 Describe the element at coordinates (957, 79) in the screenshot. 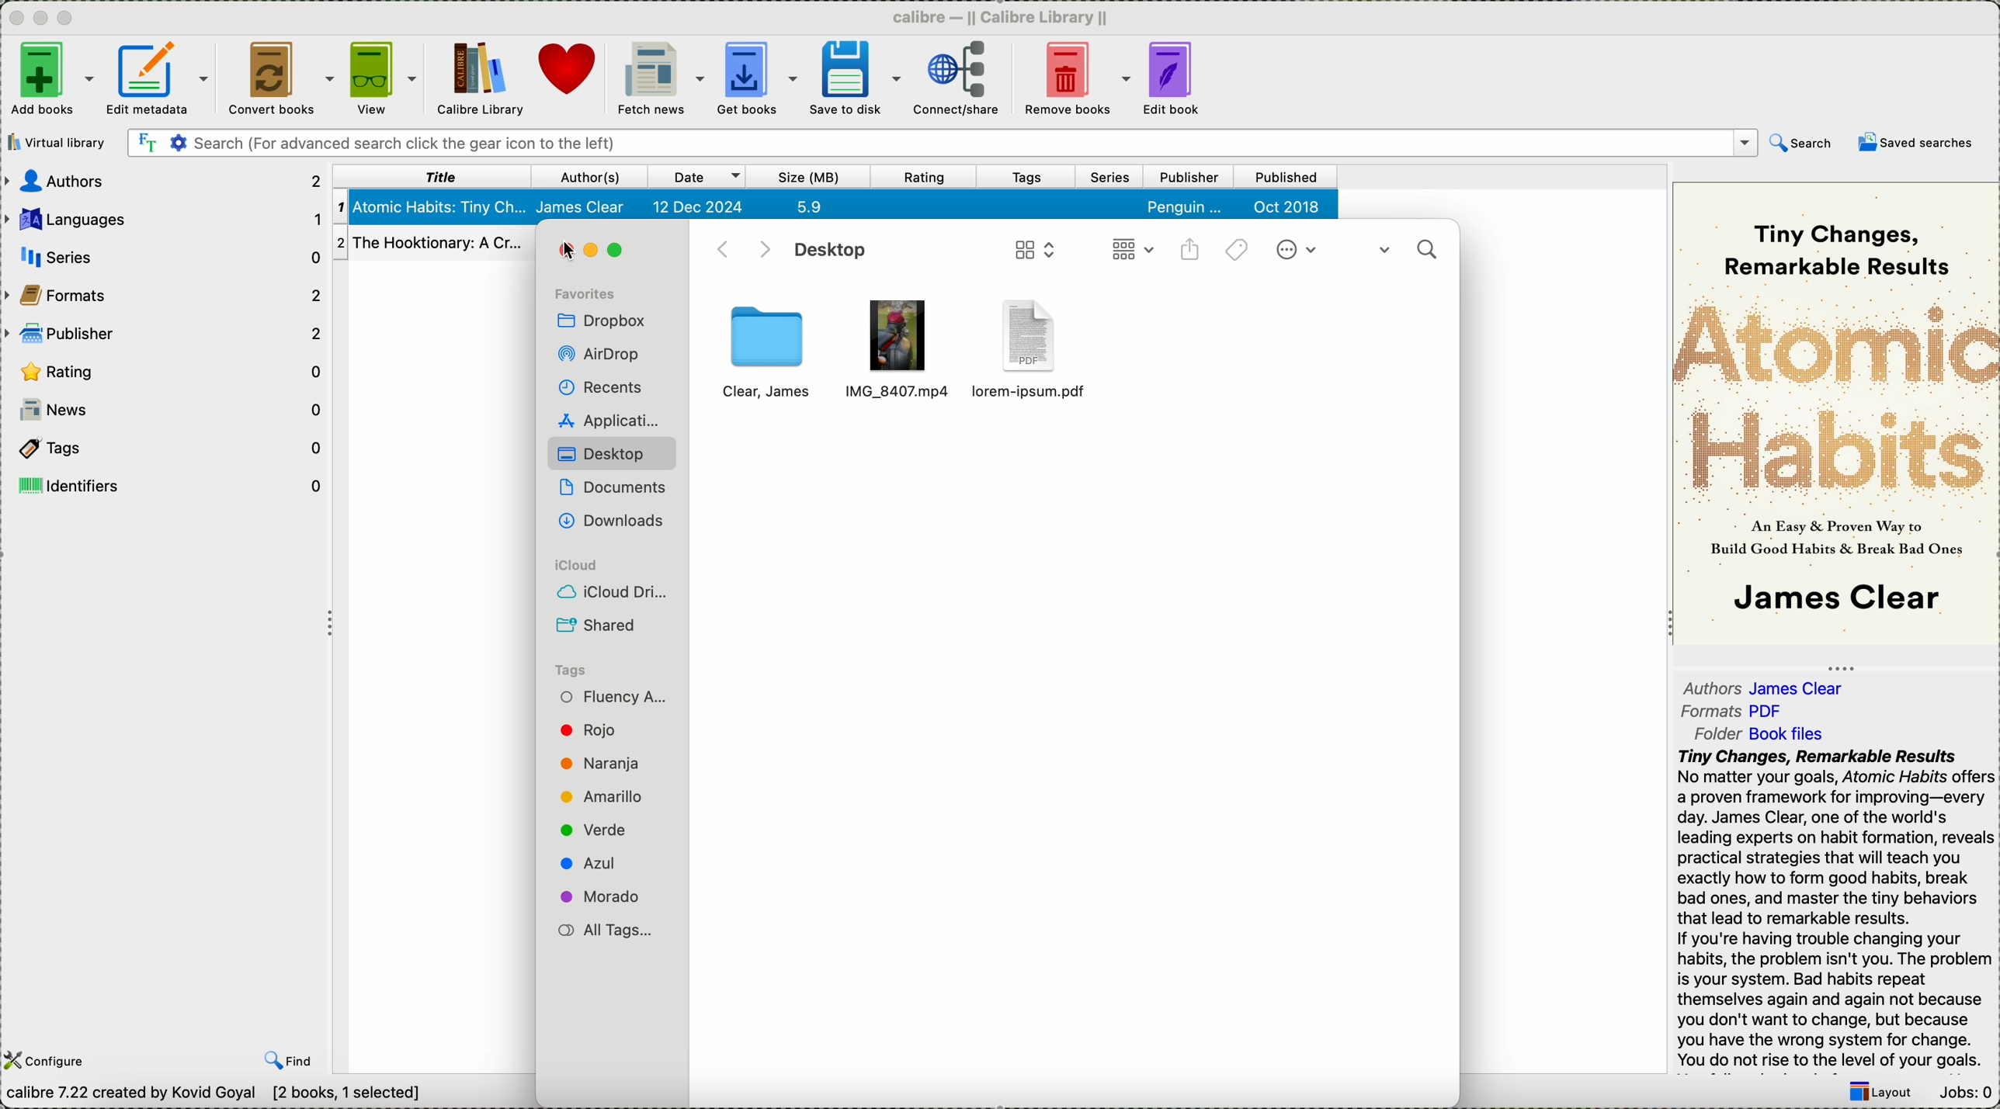

I see `connect/share` at that location.